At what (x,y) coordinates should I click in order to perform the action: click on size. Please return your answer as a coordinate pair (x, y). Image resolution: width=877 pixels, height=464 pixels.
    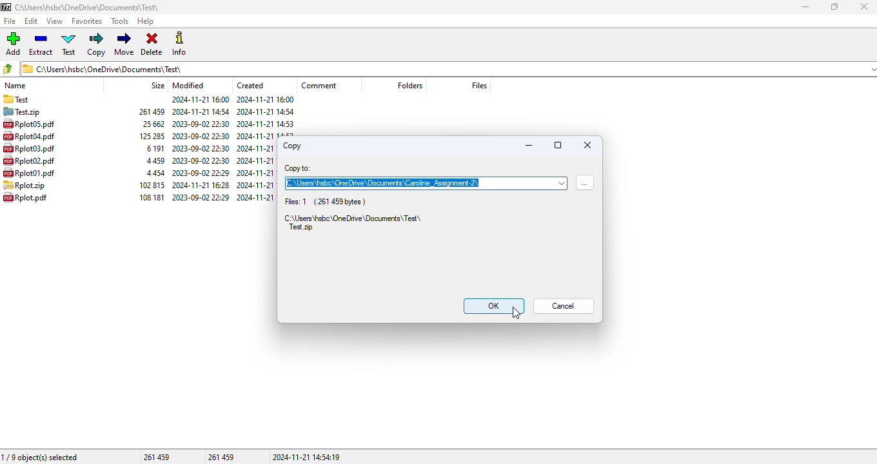
    Looking at the image, I should click on (159, 85).